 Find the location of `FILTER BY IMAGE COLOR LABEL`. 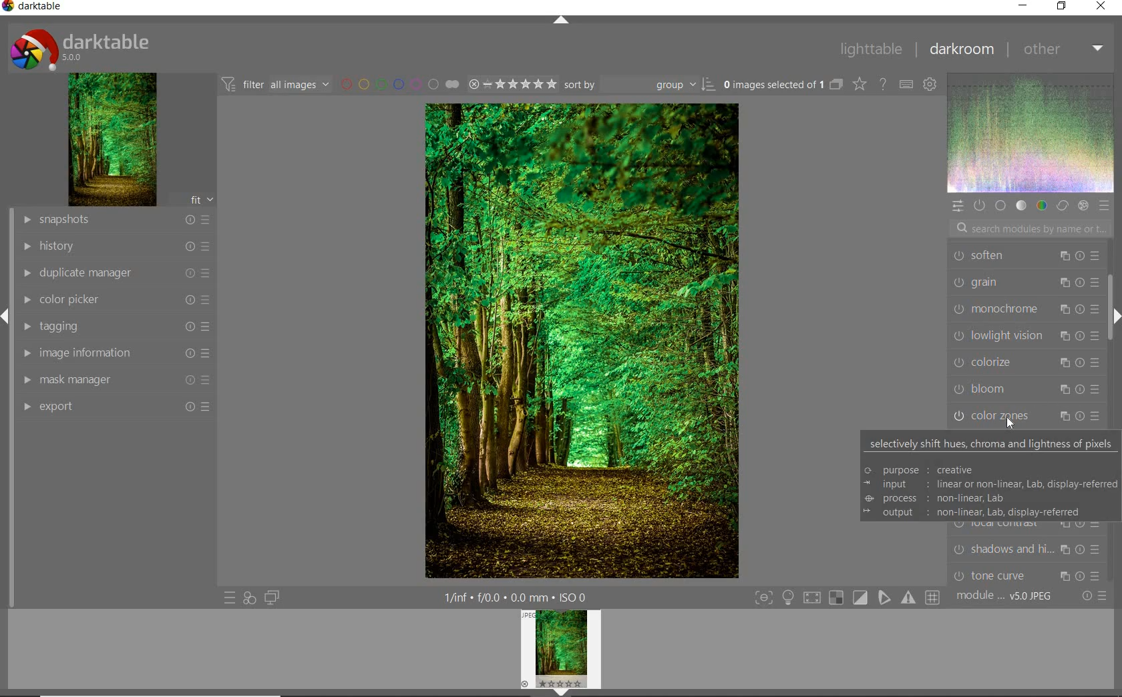

FILTER BY IMAGE COLOR LABEL is located at coordinates (397, 83).